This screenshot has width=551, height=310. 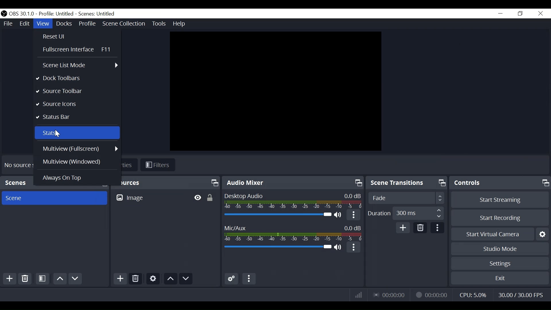 What do you see at coordinates (500, 183) in the screenshot?
I see `Controls` at bounding box center [500, 183].